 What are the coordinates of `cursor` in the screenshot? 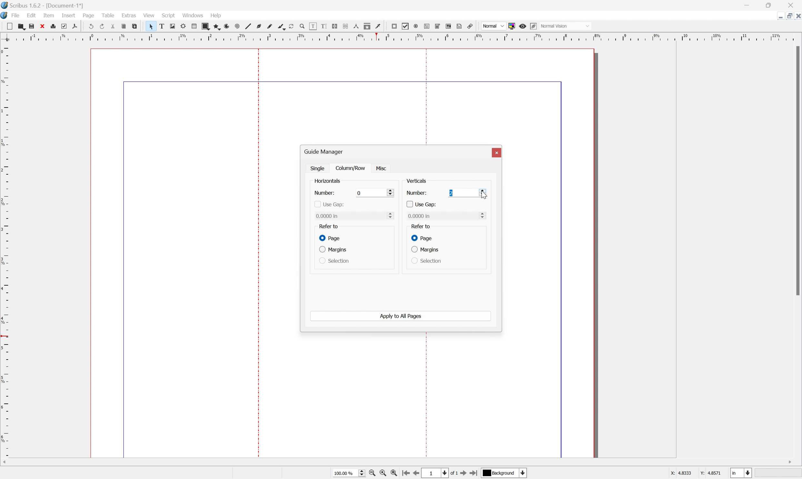 It's located at (484, 195).